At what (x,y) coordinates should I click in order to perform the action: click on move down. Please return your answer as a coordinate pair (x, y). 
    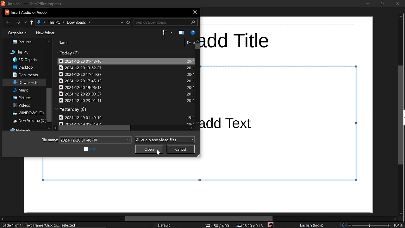
    Looking at the image, I should click on (49, 127).